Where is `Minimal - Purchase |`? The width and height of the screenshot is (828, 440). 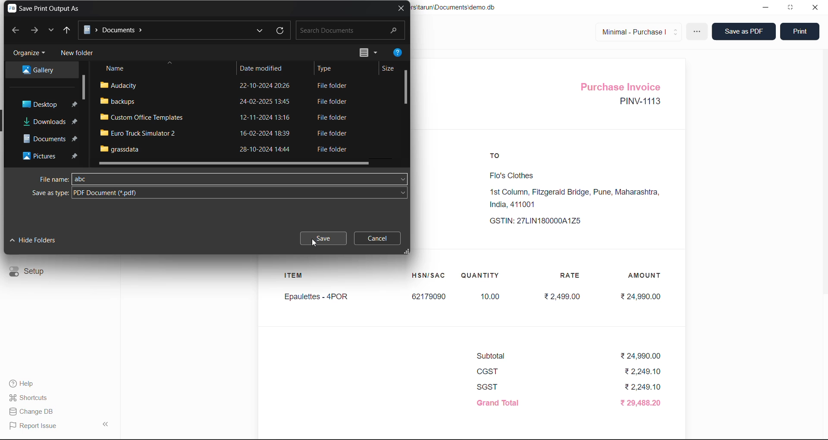 Minimal - Purchase | is located at coordinates (639, 31).